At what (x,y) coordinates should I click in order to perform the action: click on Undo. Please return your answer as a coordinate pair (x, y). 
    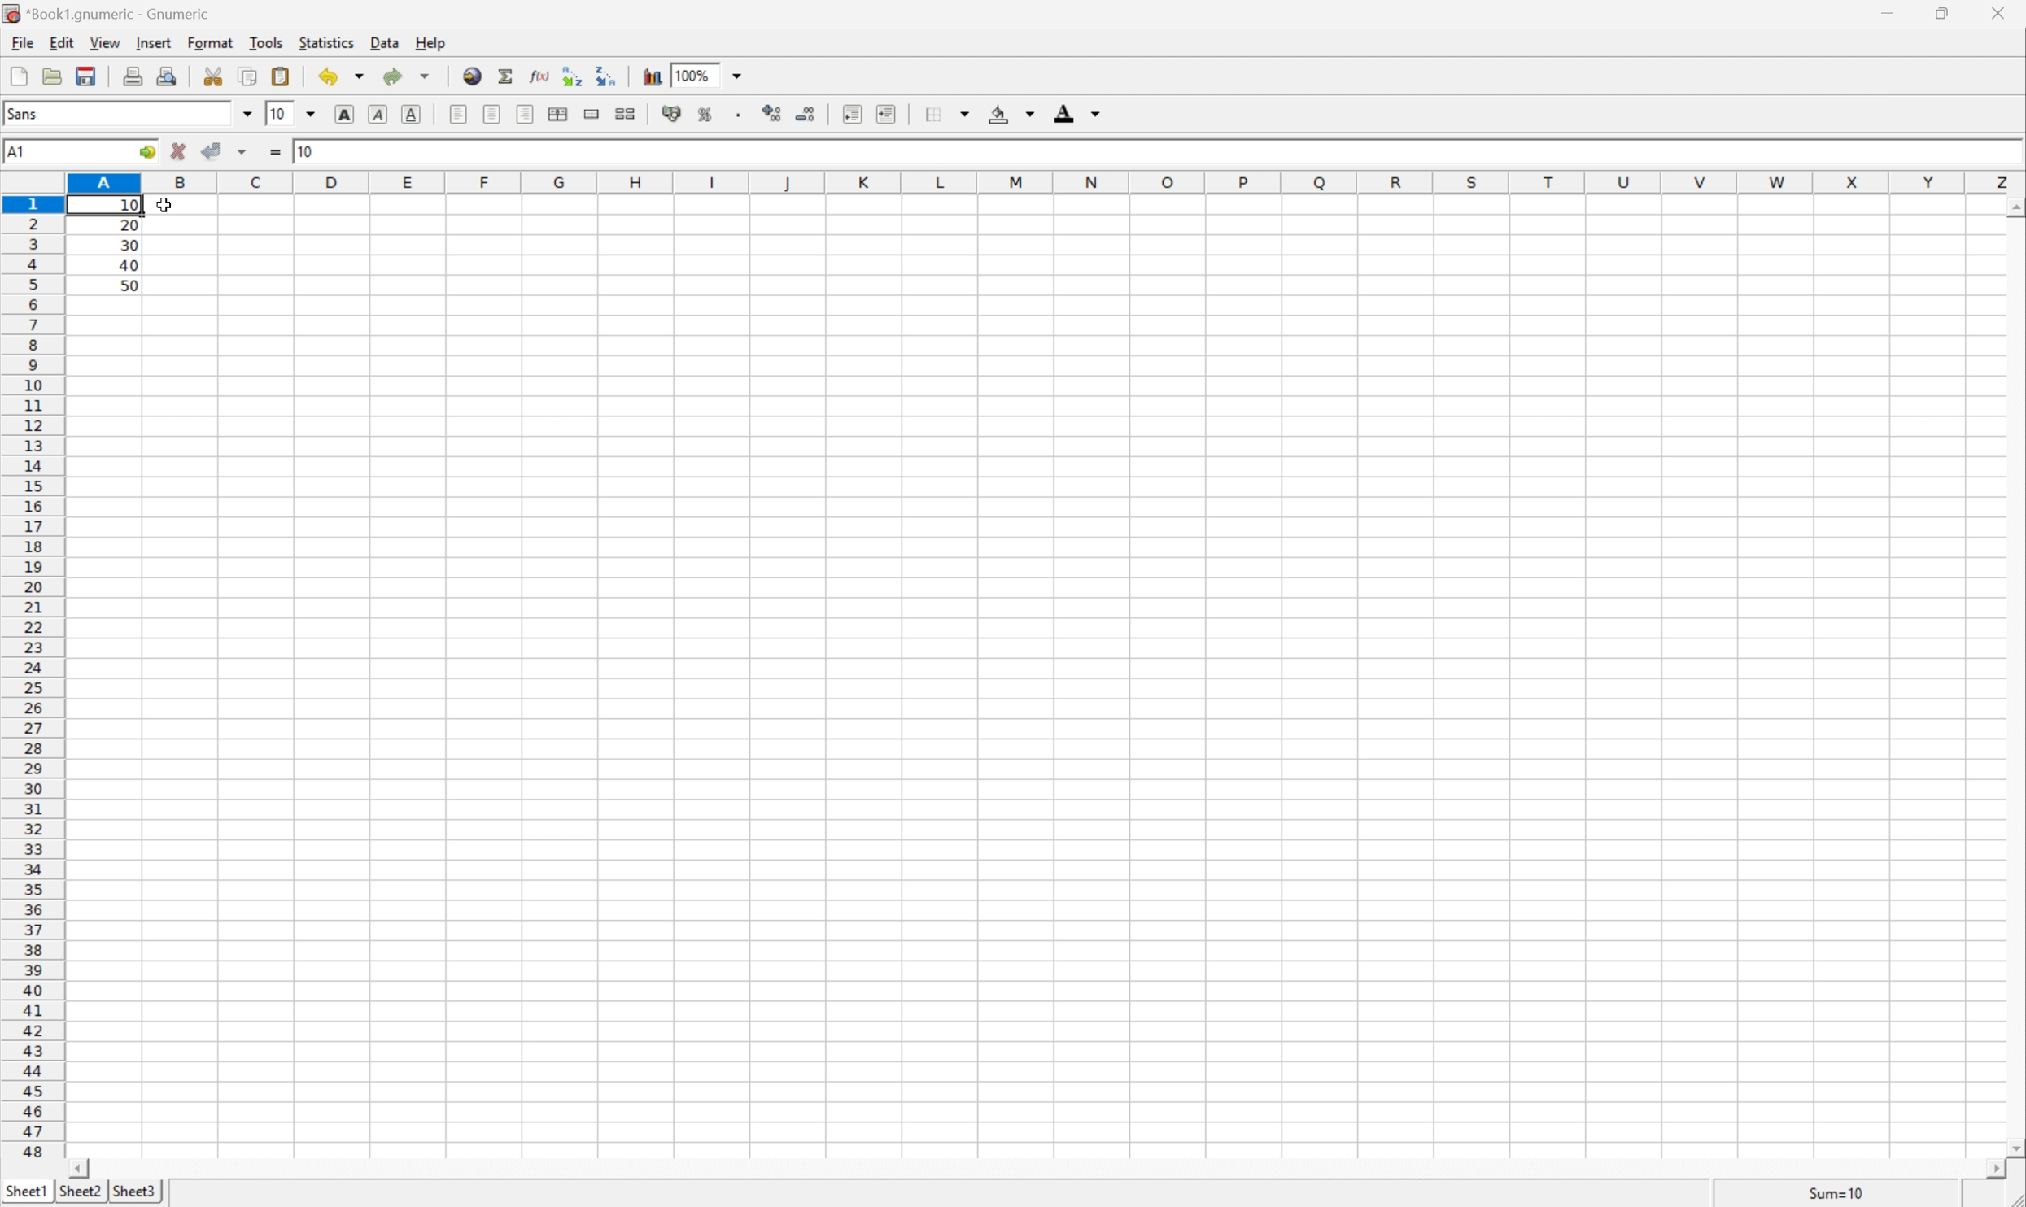
    Looking at the image, I should click on (341, 75).